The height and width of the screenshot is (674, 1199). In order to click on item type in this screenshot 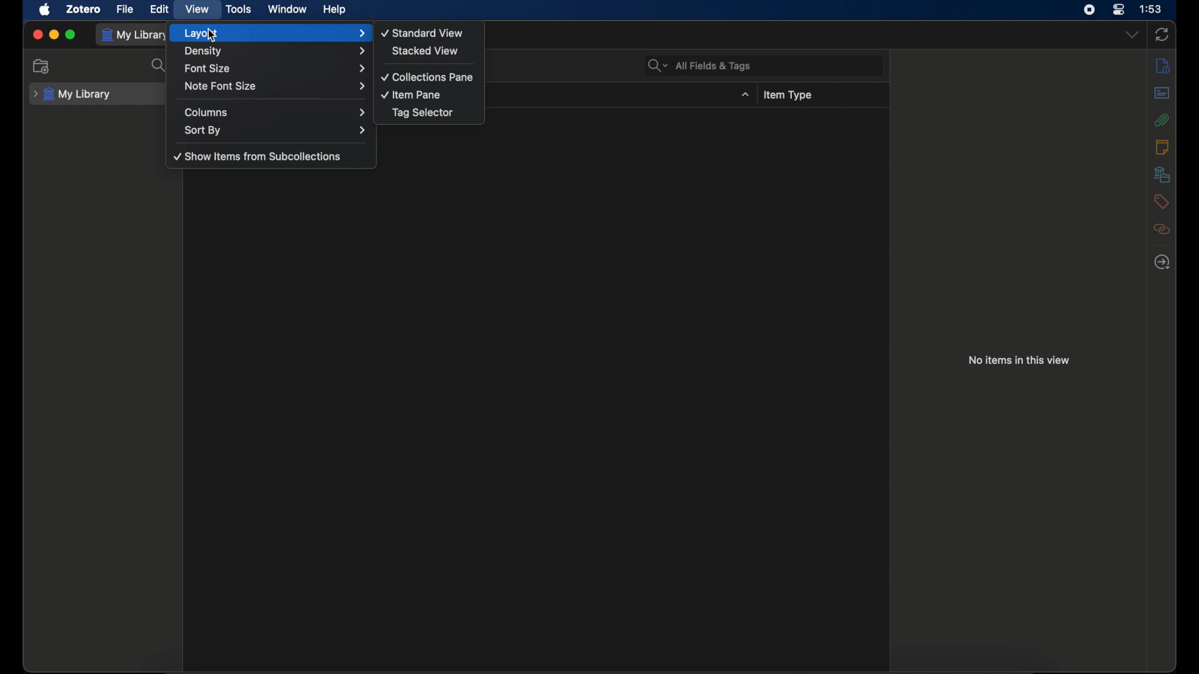, I will do `click(787, 95)`.